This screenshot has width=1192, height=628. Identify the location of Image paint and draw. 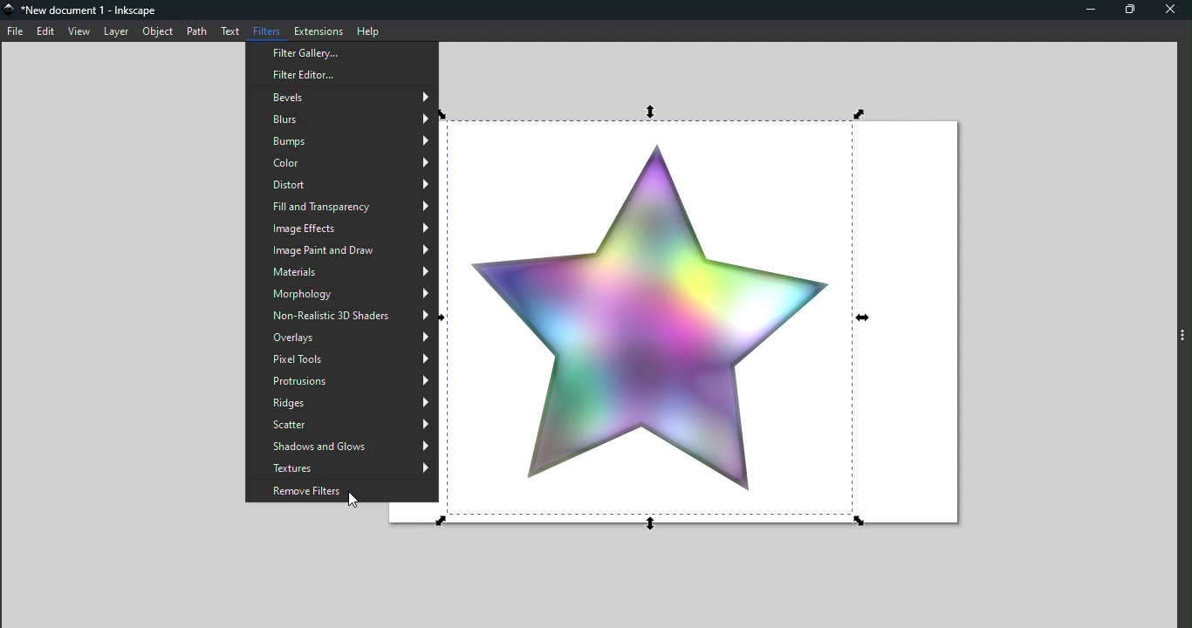
(342, 249).